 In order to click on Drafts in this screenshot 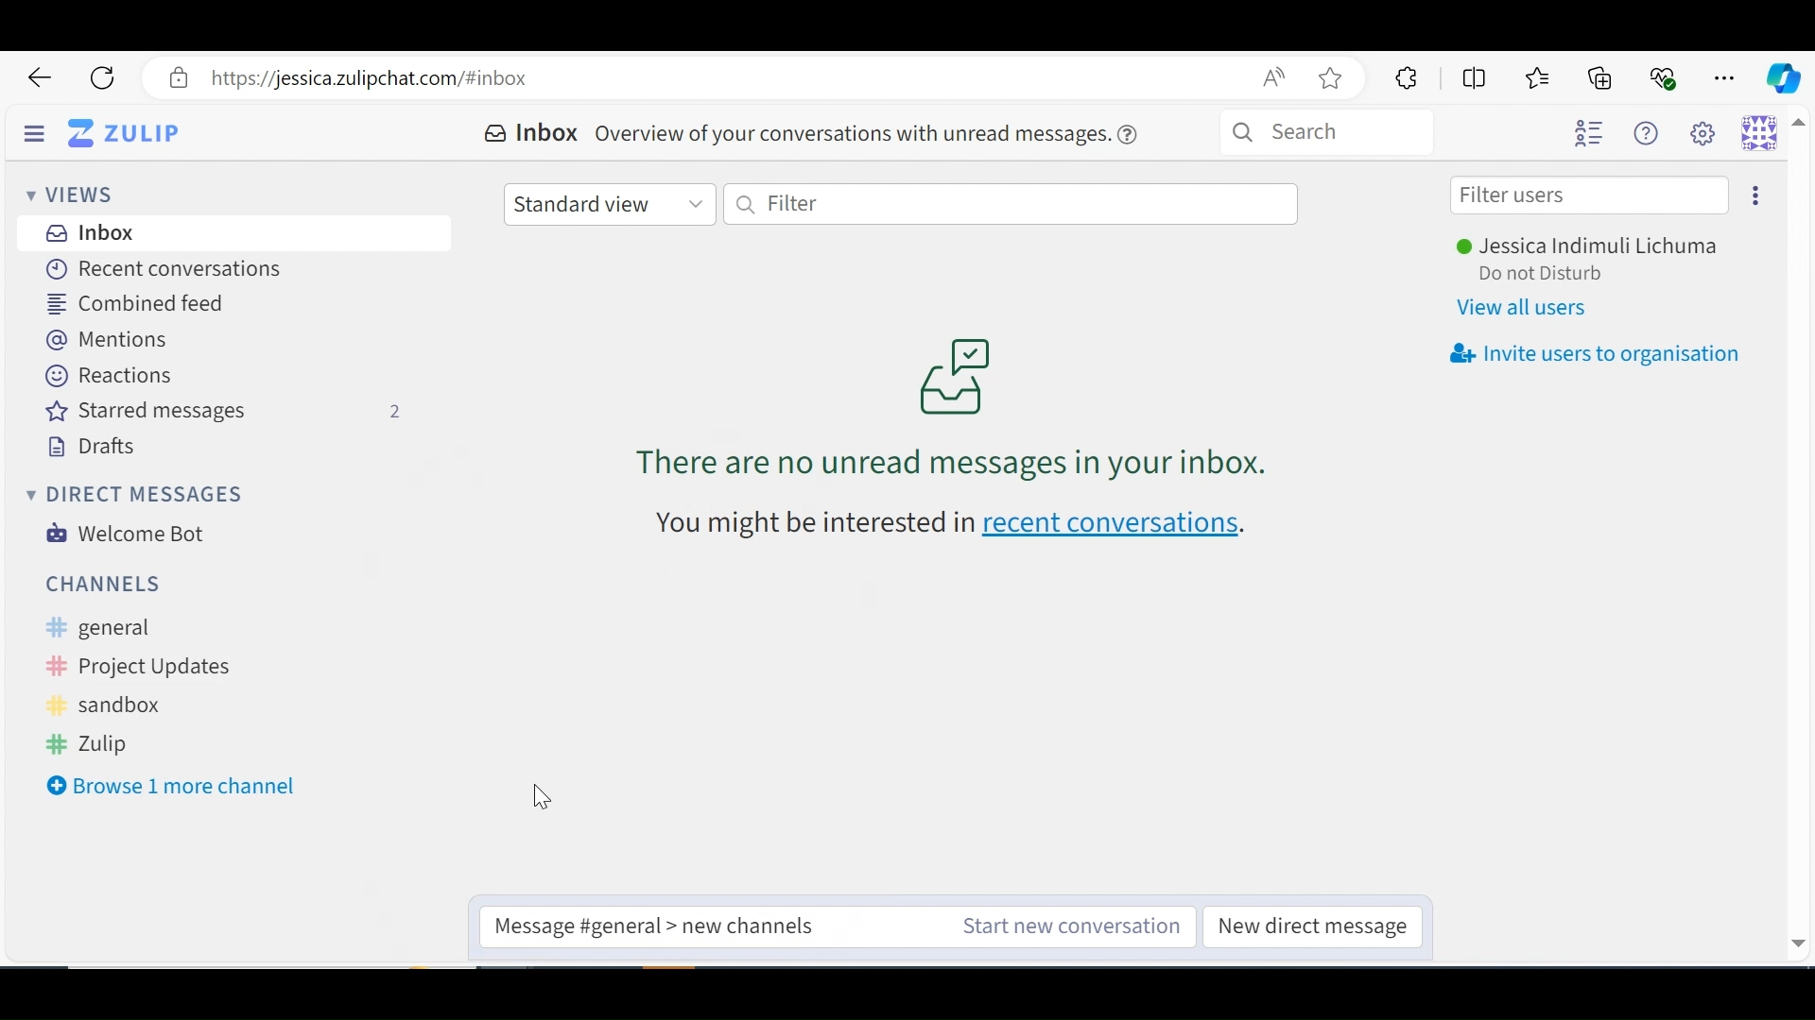, I will do `click(92, 447)`.